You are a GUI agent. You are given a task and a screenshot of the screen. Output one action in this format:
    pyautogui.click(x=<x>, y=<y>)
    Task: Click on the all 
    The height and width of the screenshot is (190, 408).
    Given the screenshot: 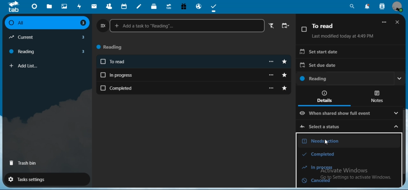 What is the action you would take?
    pyautogui.click(x=47, y=23)
    